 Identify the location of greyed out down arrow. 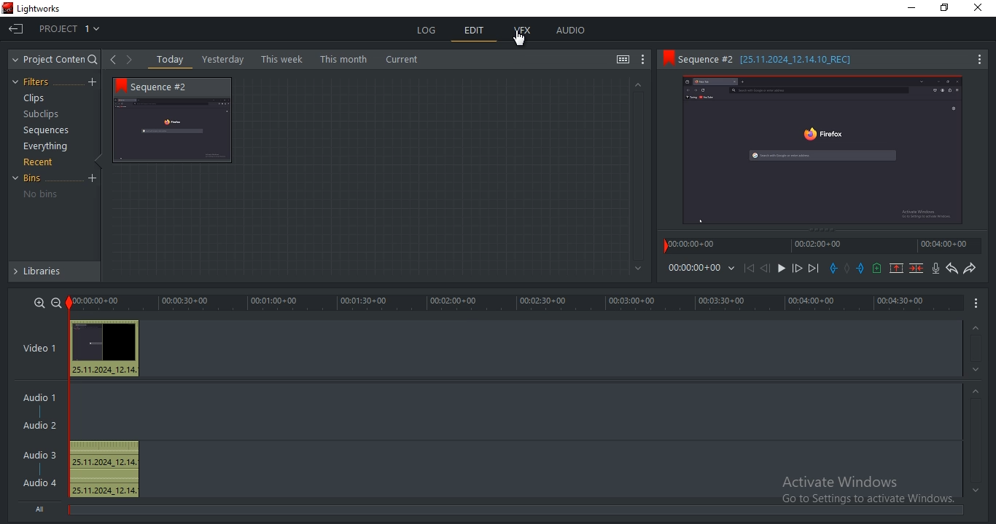
(976, 486).